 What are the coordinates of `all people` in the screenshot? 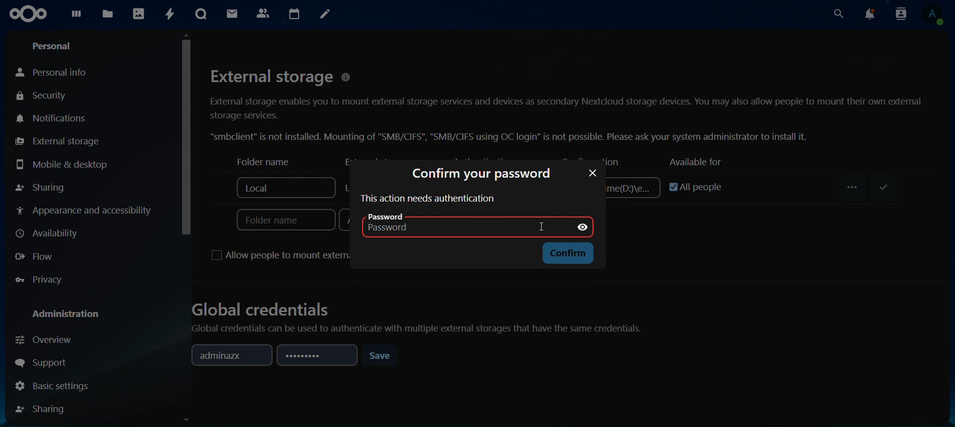 It's located at (690, 185).